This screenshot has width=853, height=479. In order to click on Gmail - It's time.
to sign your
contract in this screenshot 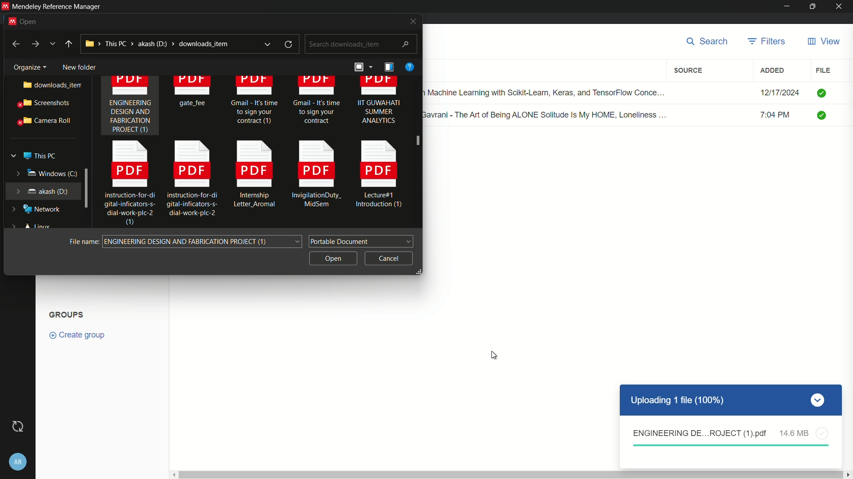, I will do `click(317, 102)`.